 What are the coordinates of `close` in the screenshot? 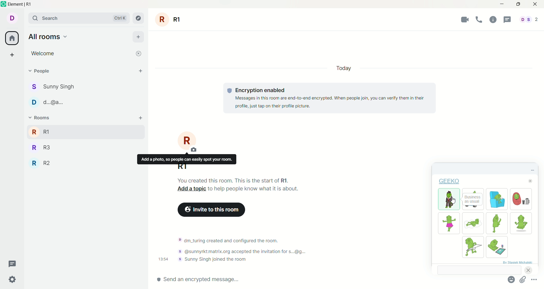 It's located at (528, 270).